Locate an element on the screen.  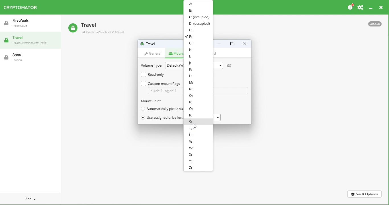
X: is located at coordinates (192, 154).